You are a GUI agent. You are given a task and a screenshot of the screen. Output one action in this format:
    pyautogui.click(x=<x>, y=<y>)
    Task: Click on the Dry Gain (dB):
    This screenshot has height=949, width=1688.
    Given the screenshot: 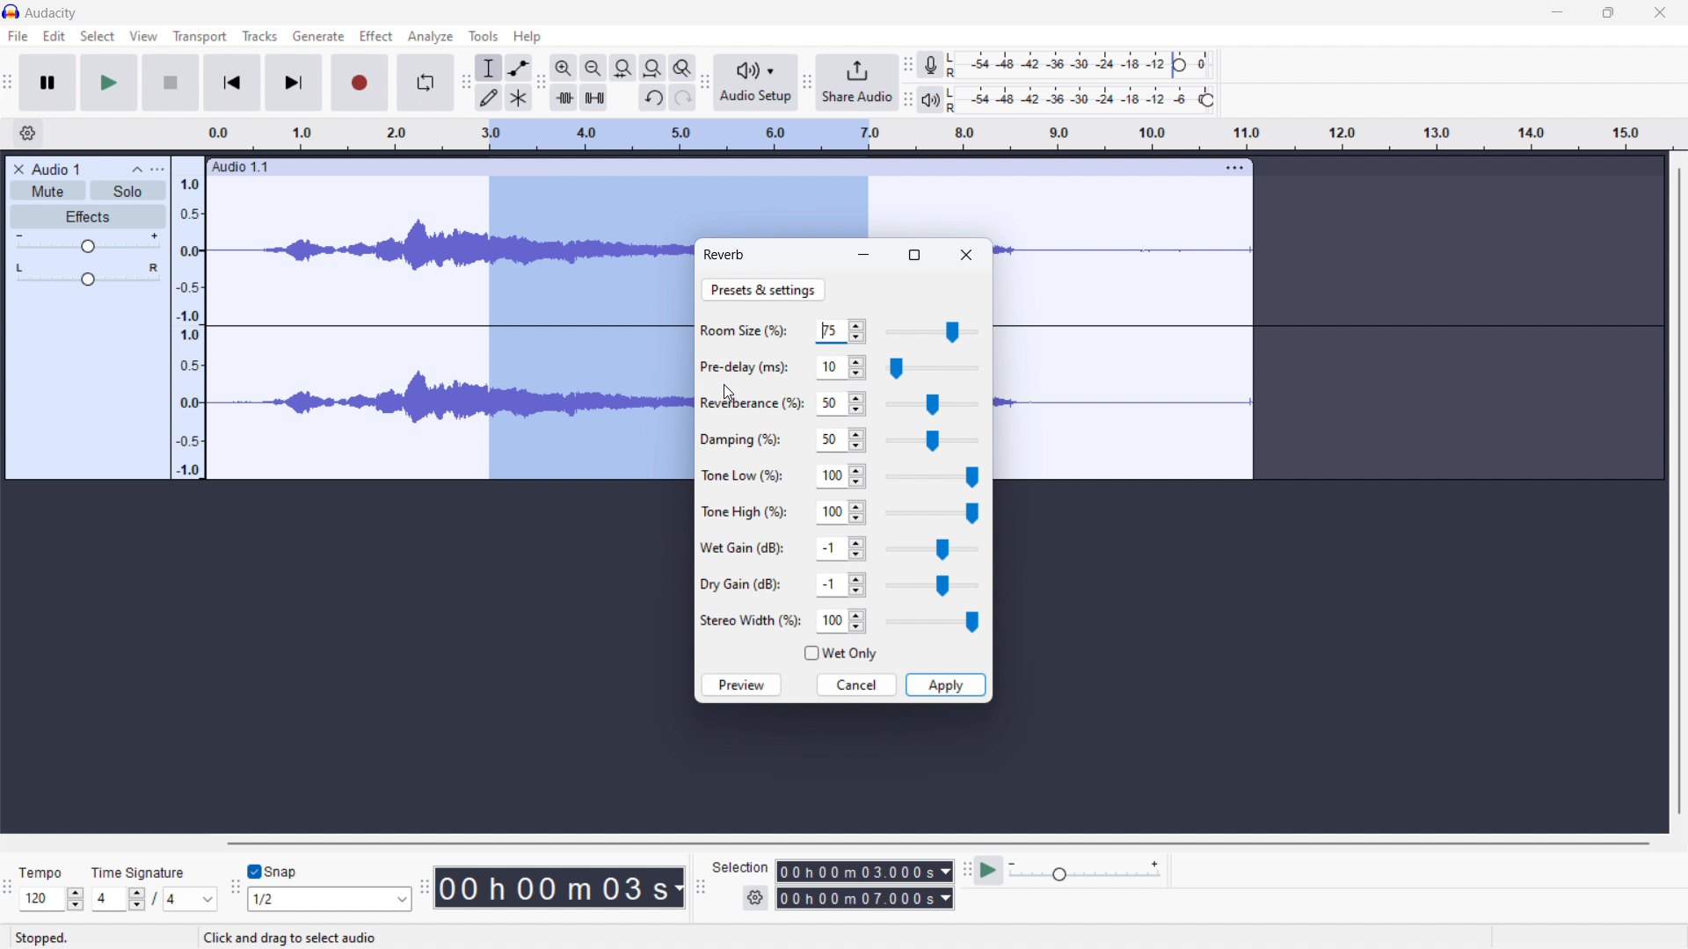 What is the action you would take?
    pyautogui.click(x=742, y=586)
    